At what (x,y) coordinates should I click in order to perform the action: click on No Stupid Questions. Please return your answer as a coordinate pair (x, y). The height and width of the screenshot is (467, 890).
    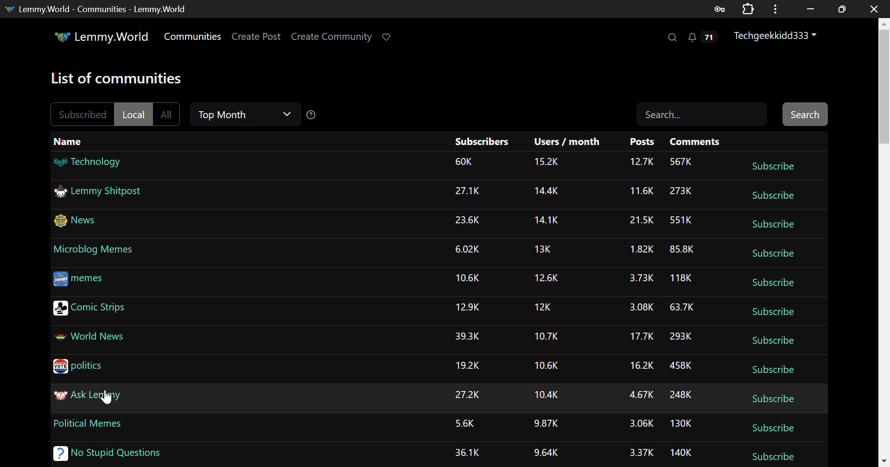
    Looking at the image, I should click on (119, 453).